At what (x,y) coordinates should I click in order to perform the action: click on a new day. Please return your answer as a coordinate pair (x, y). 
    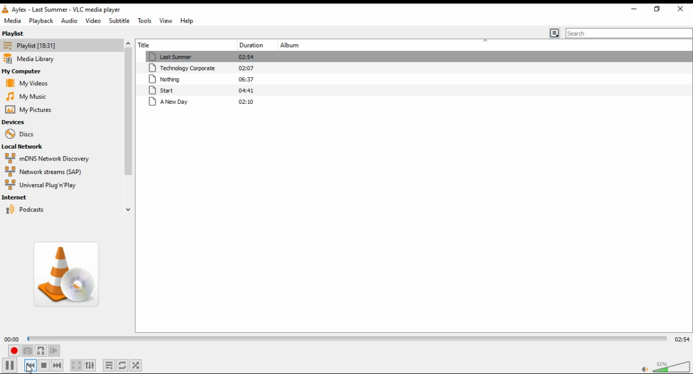
    Looking at the image, I should click on (184, 102).